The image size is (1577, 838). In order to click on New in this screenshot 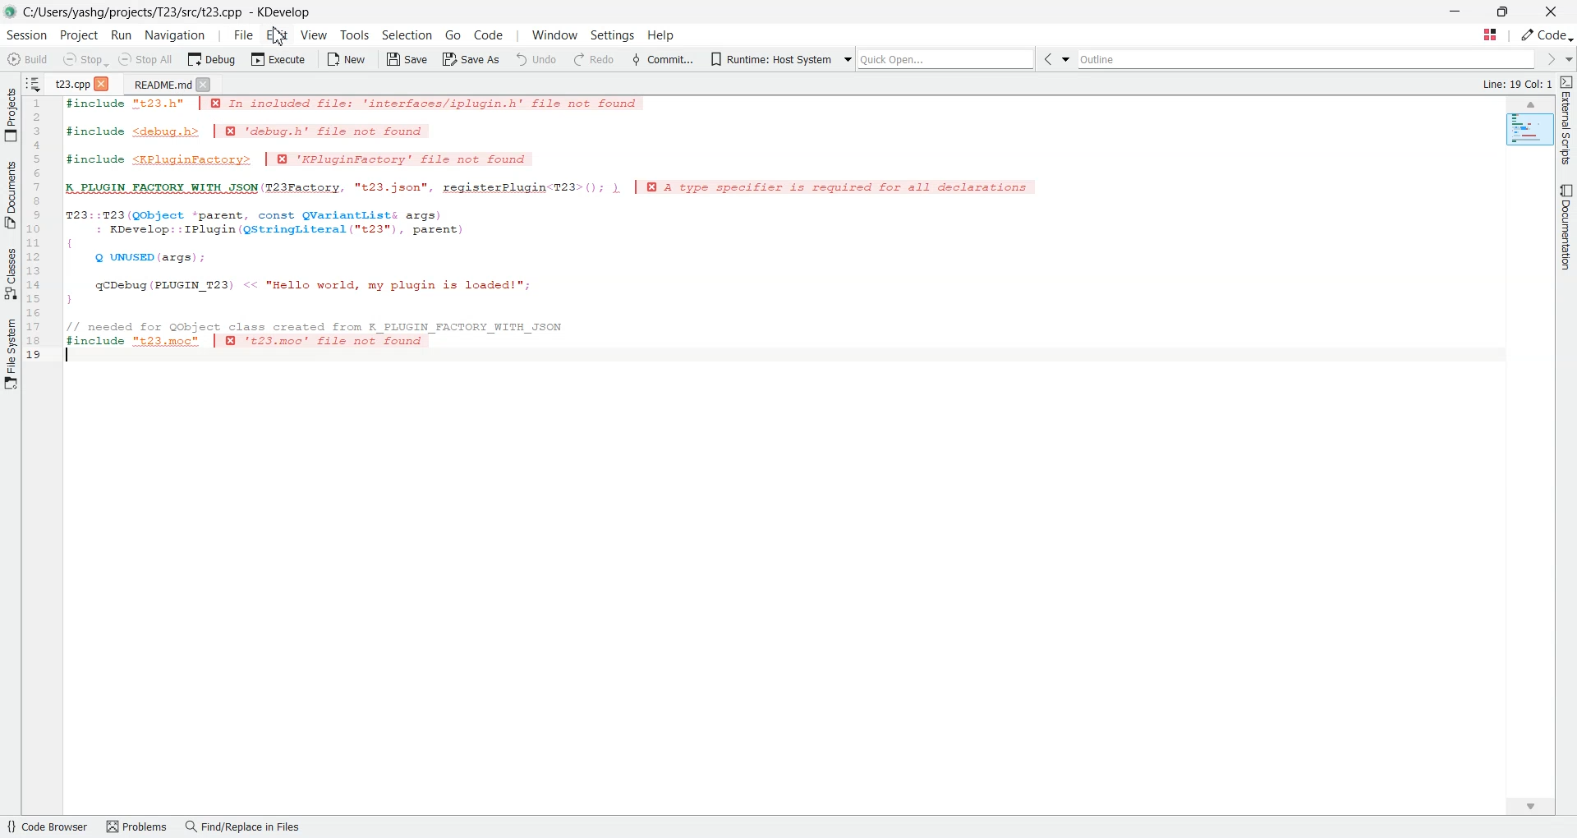, I will do `click(347, 58)`.